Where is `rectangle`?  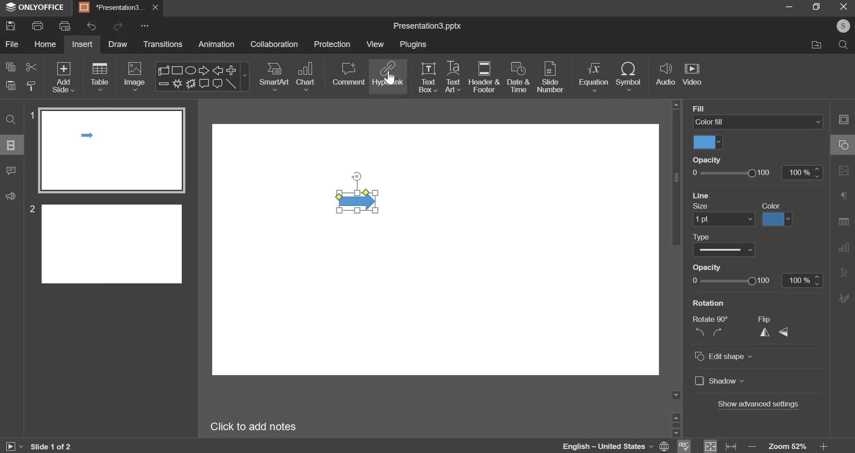 rectangle is located at coordinates (178, 70).